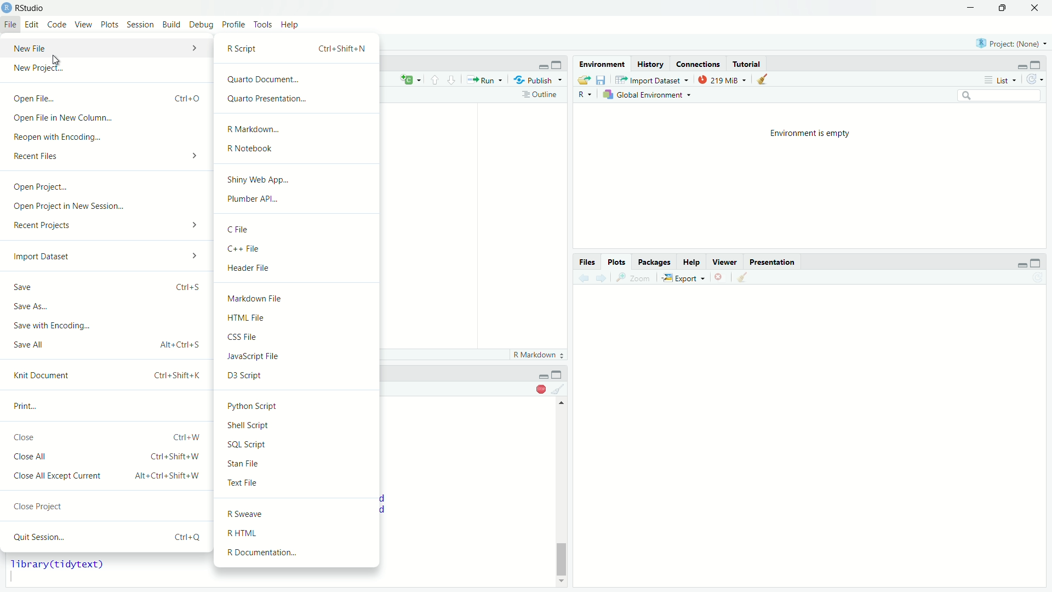 Image resolution: width=1052 pixels, height=592 pixels. What do you see at coordinates (685, 279) in the screenshot?
I see `Export as` at bounding box center [685, 279].